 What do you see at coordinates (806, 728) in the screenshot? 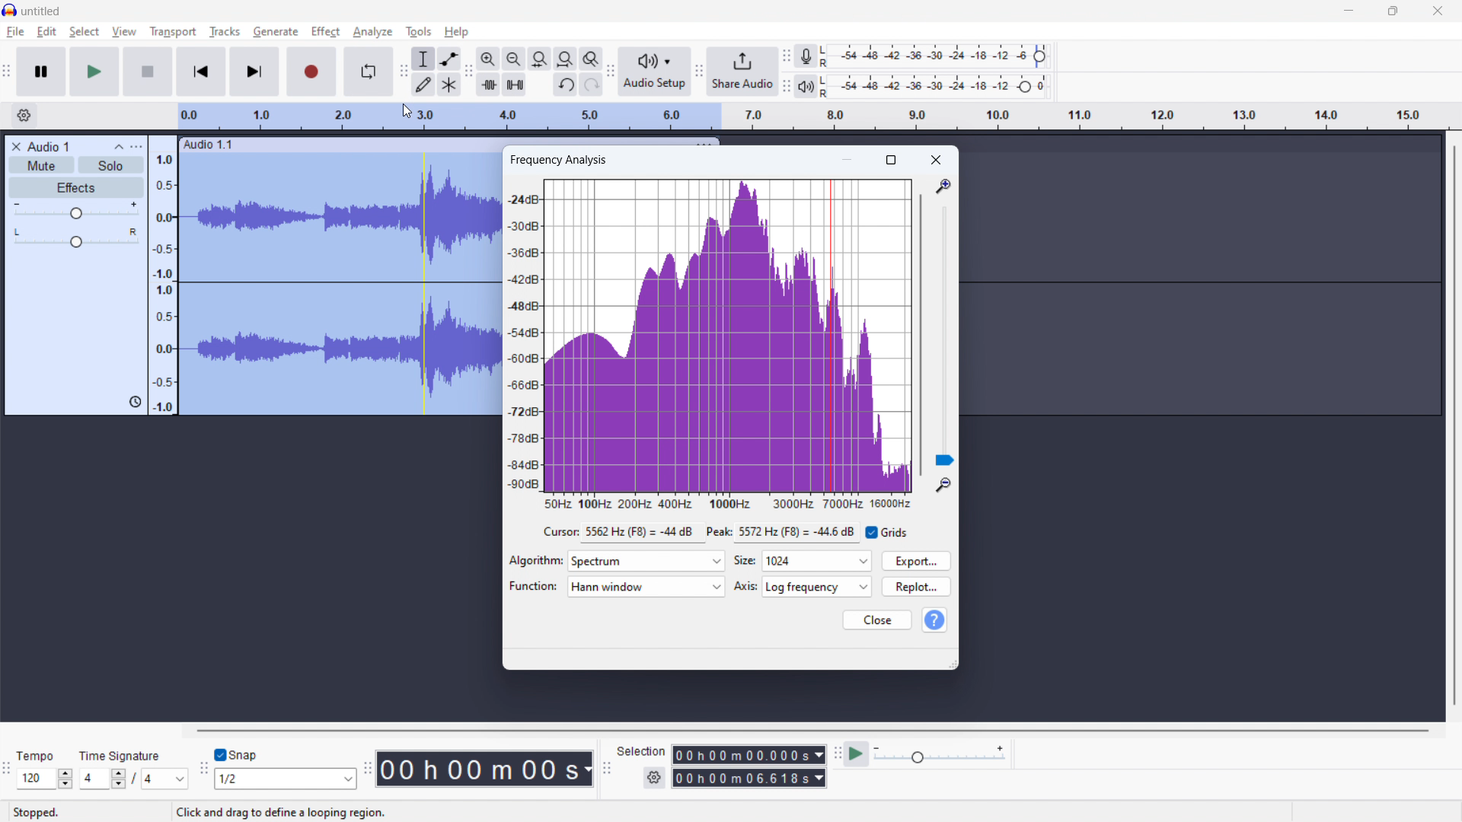
I see `Horizontal scroll bar` at bounding box center [806, 728].